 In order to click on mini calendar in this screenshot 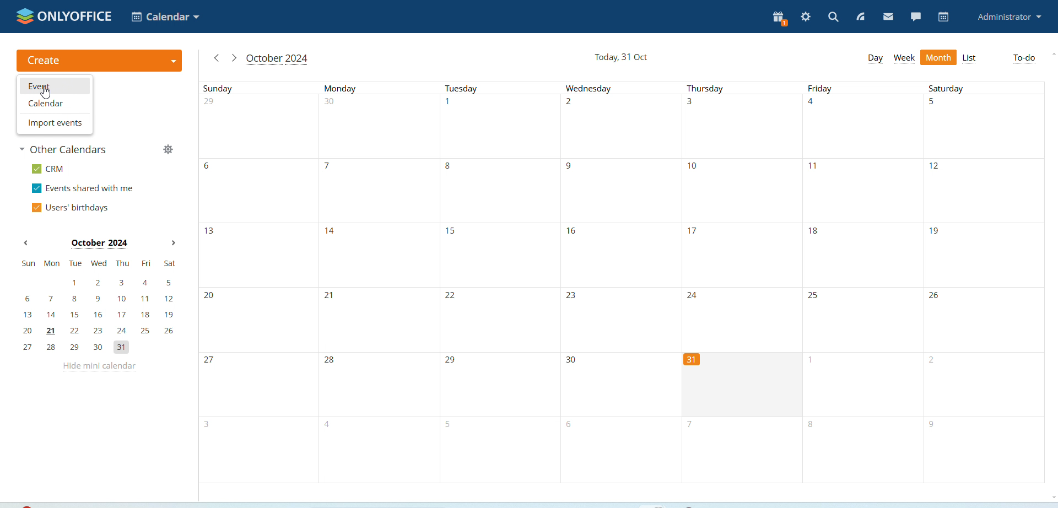, I will do `click(100, 307)`.